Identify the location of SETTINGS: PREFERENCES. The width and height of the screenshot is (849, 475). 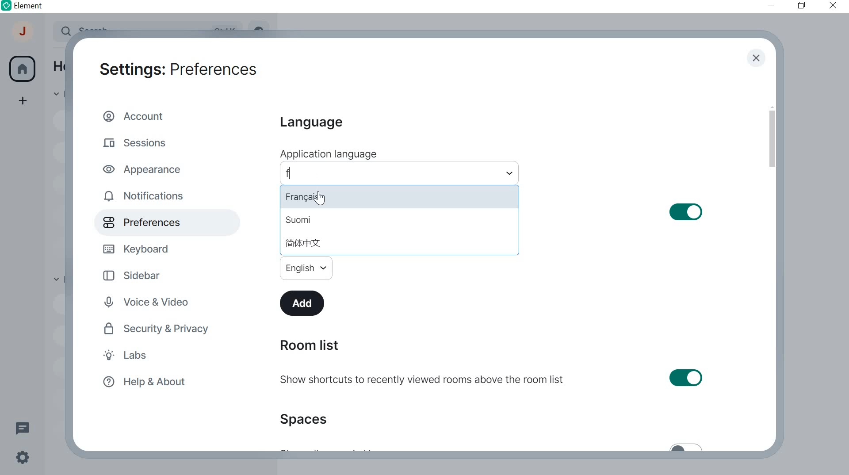
(178, 68).